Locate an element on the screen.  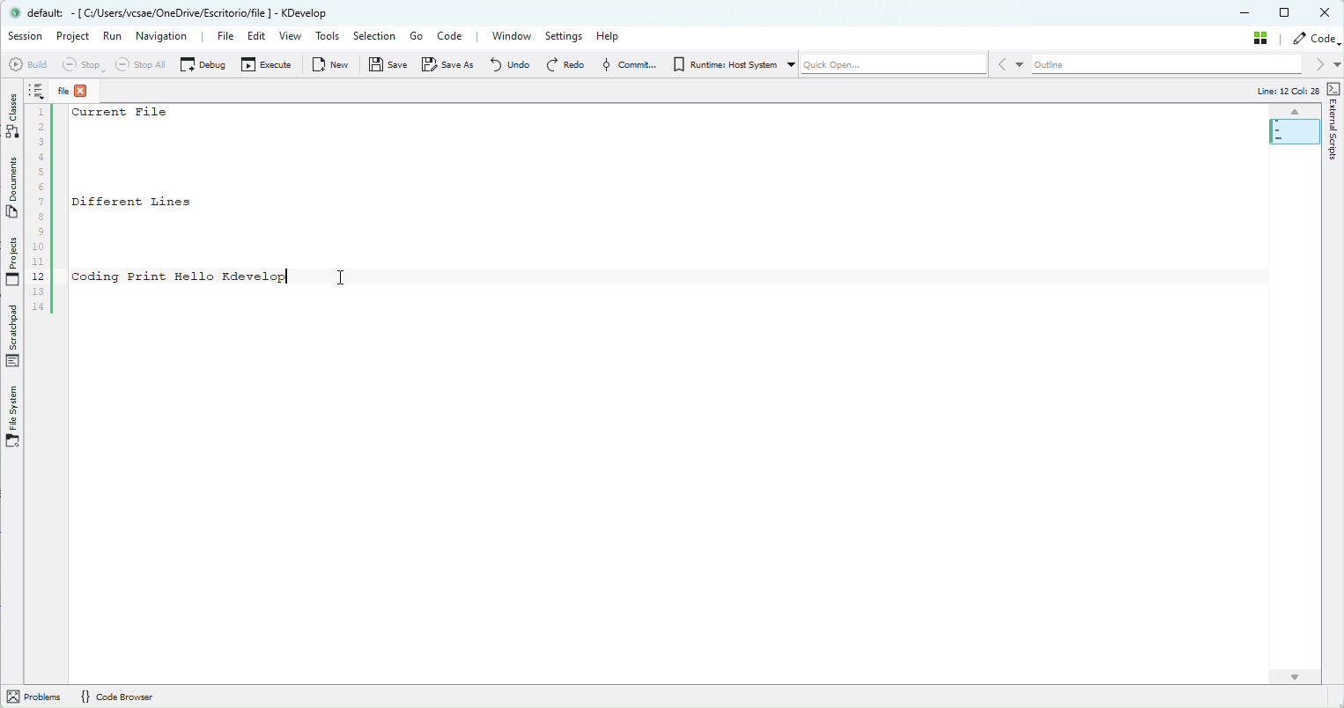
Code is located at coordinates (1311, 36).